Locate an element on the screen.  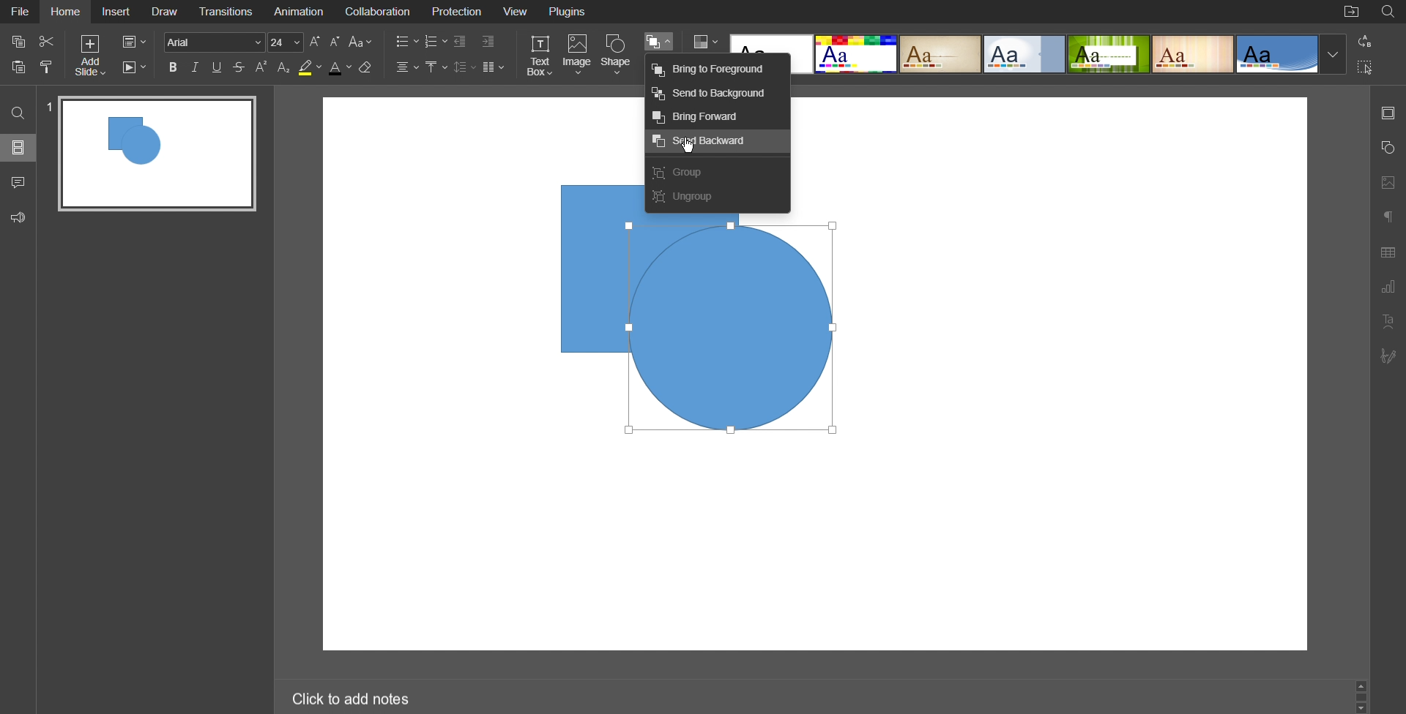
24 is located at coordinates (285, 42).